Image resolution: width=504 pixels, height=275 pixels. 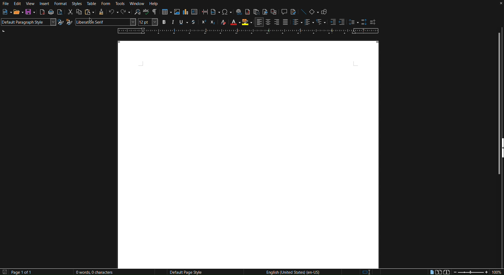 What do you see at coordinates (94, 271) in the screenshot?
I see `0 Words, 0 Characters` at bounding box center [94, 271].